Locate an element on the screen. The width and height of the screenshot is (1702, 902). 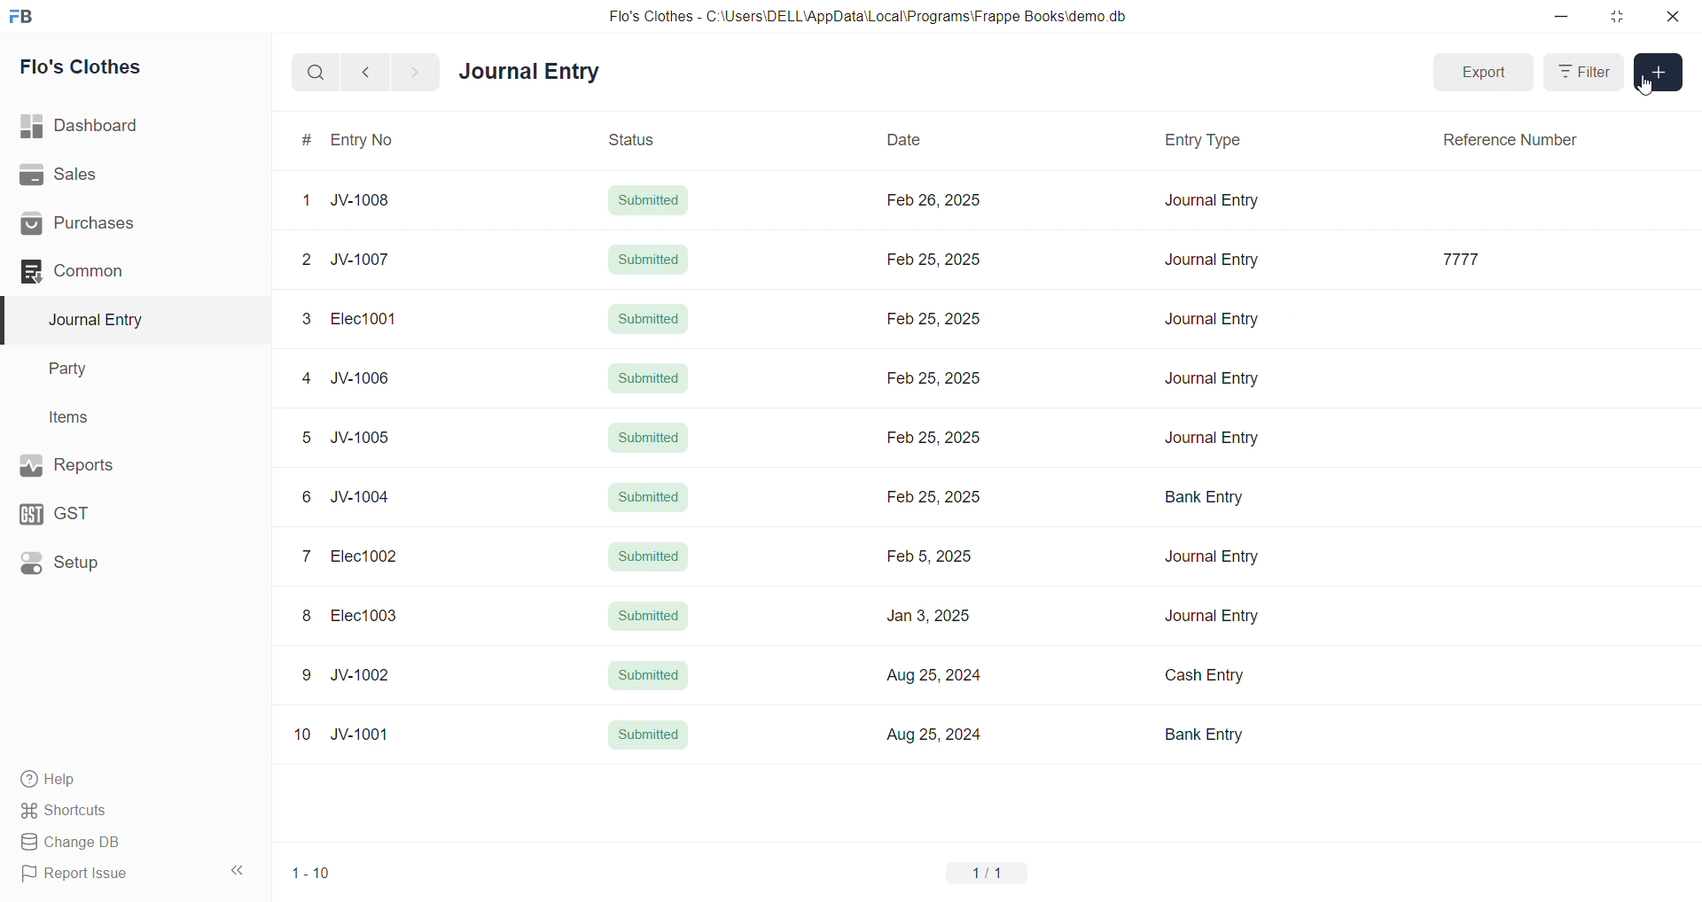
Submitted is located at coordinates (648, 202).